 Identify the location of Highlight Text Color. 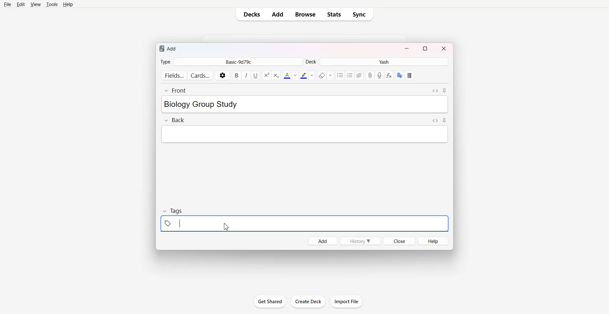
(307, 75).